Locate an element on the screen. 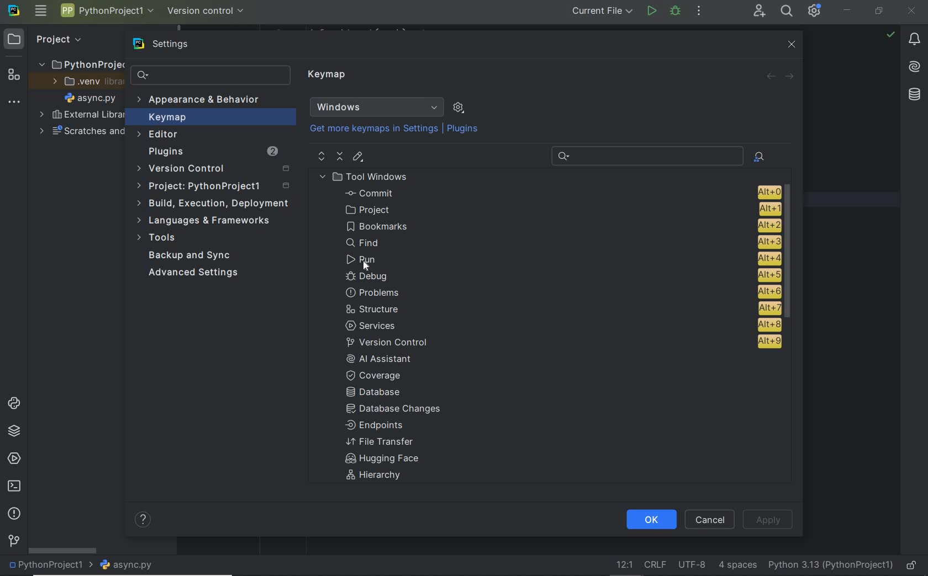 This screenshot has height=576, width=928. Code With Me is located at coordinates (759, 11).